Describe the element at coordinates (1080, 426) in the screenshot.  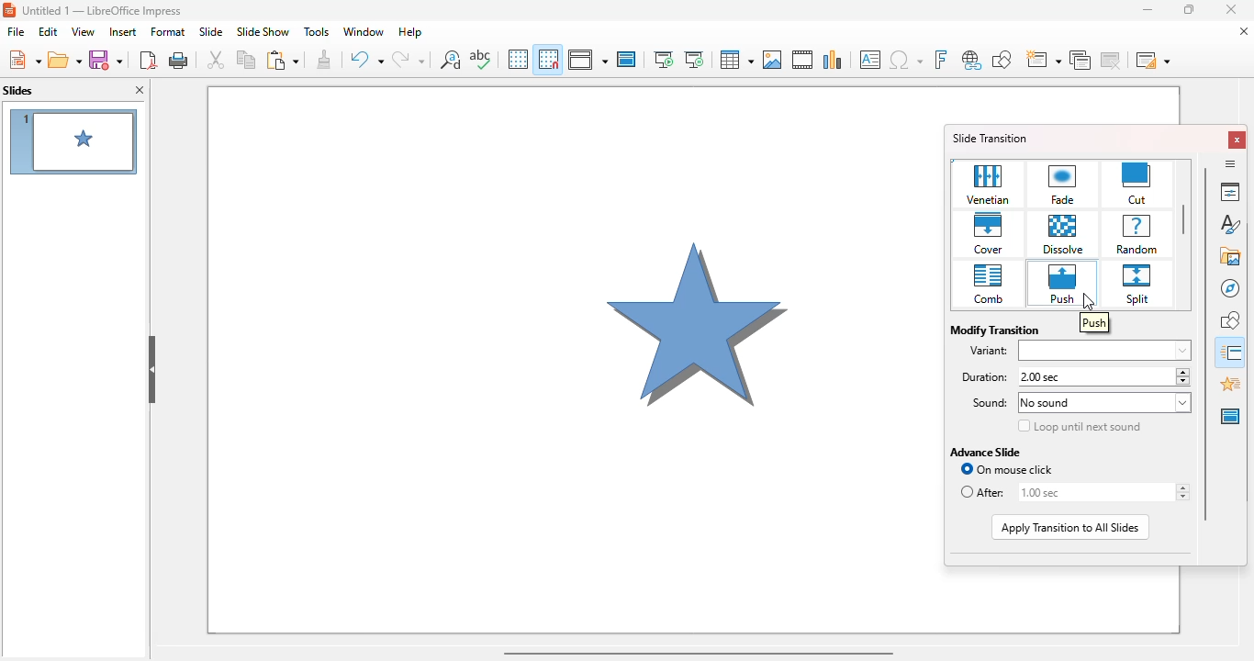
I see `loop until next sound` at that location.